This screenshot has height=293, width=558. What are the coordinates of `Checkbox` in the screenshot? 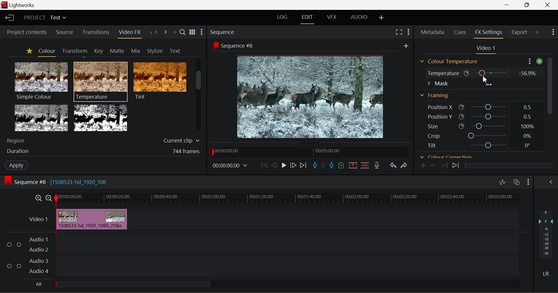 It's located at (19, 244).